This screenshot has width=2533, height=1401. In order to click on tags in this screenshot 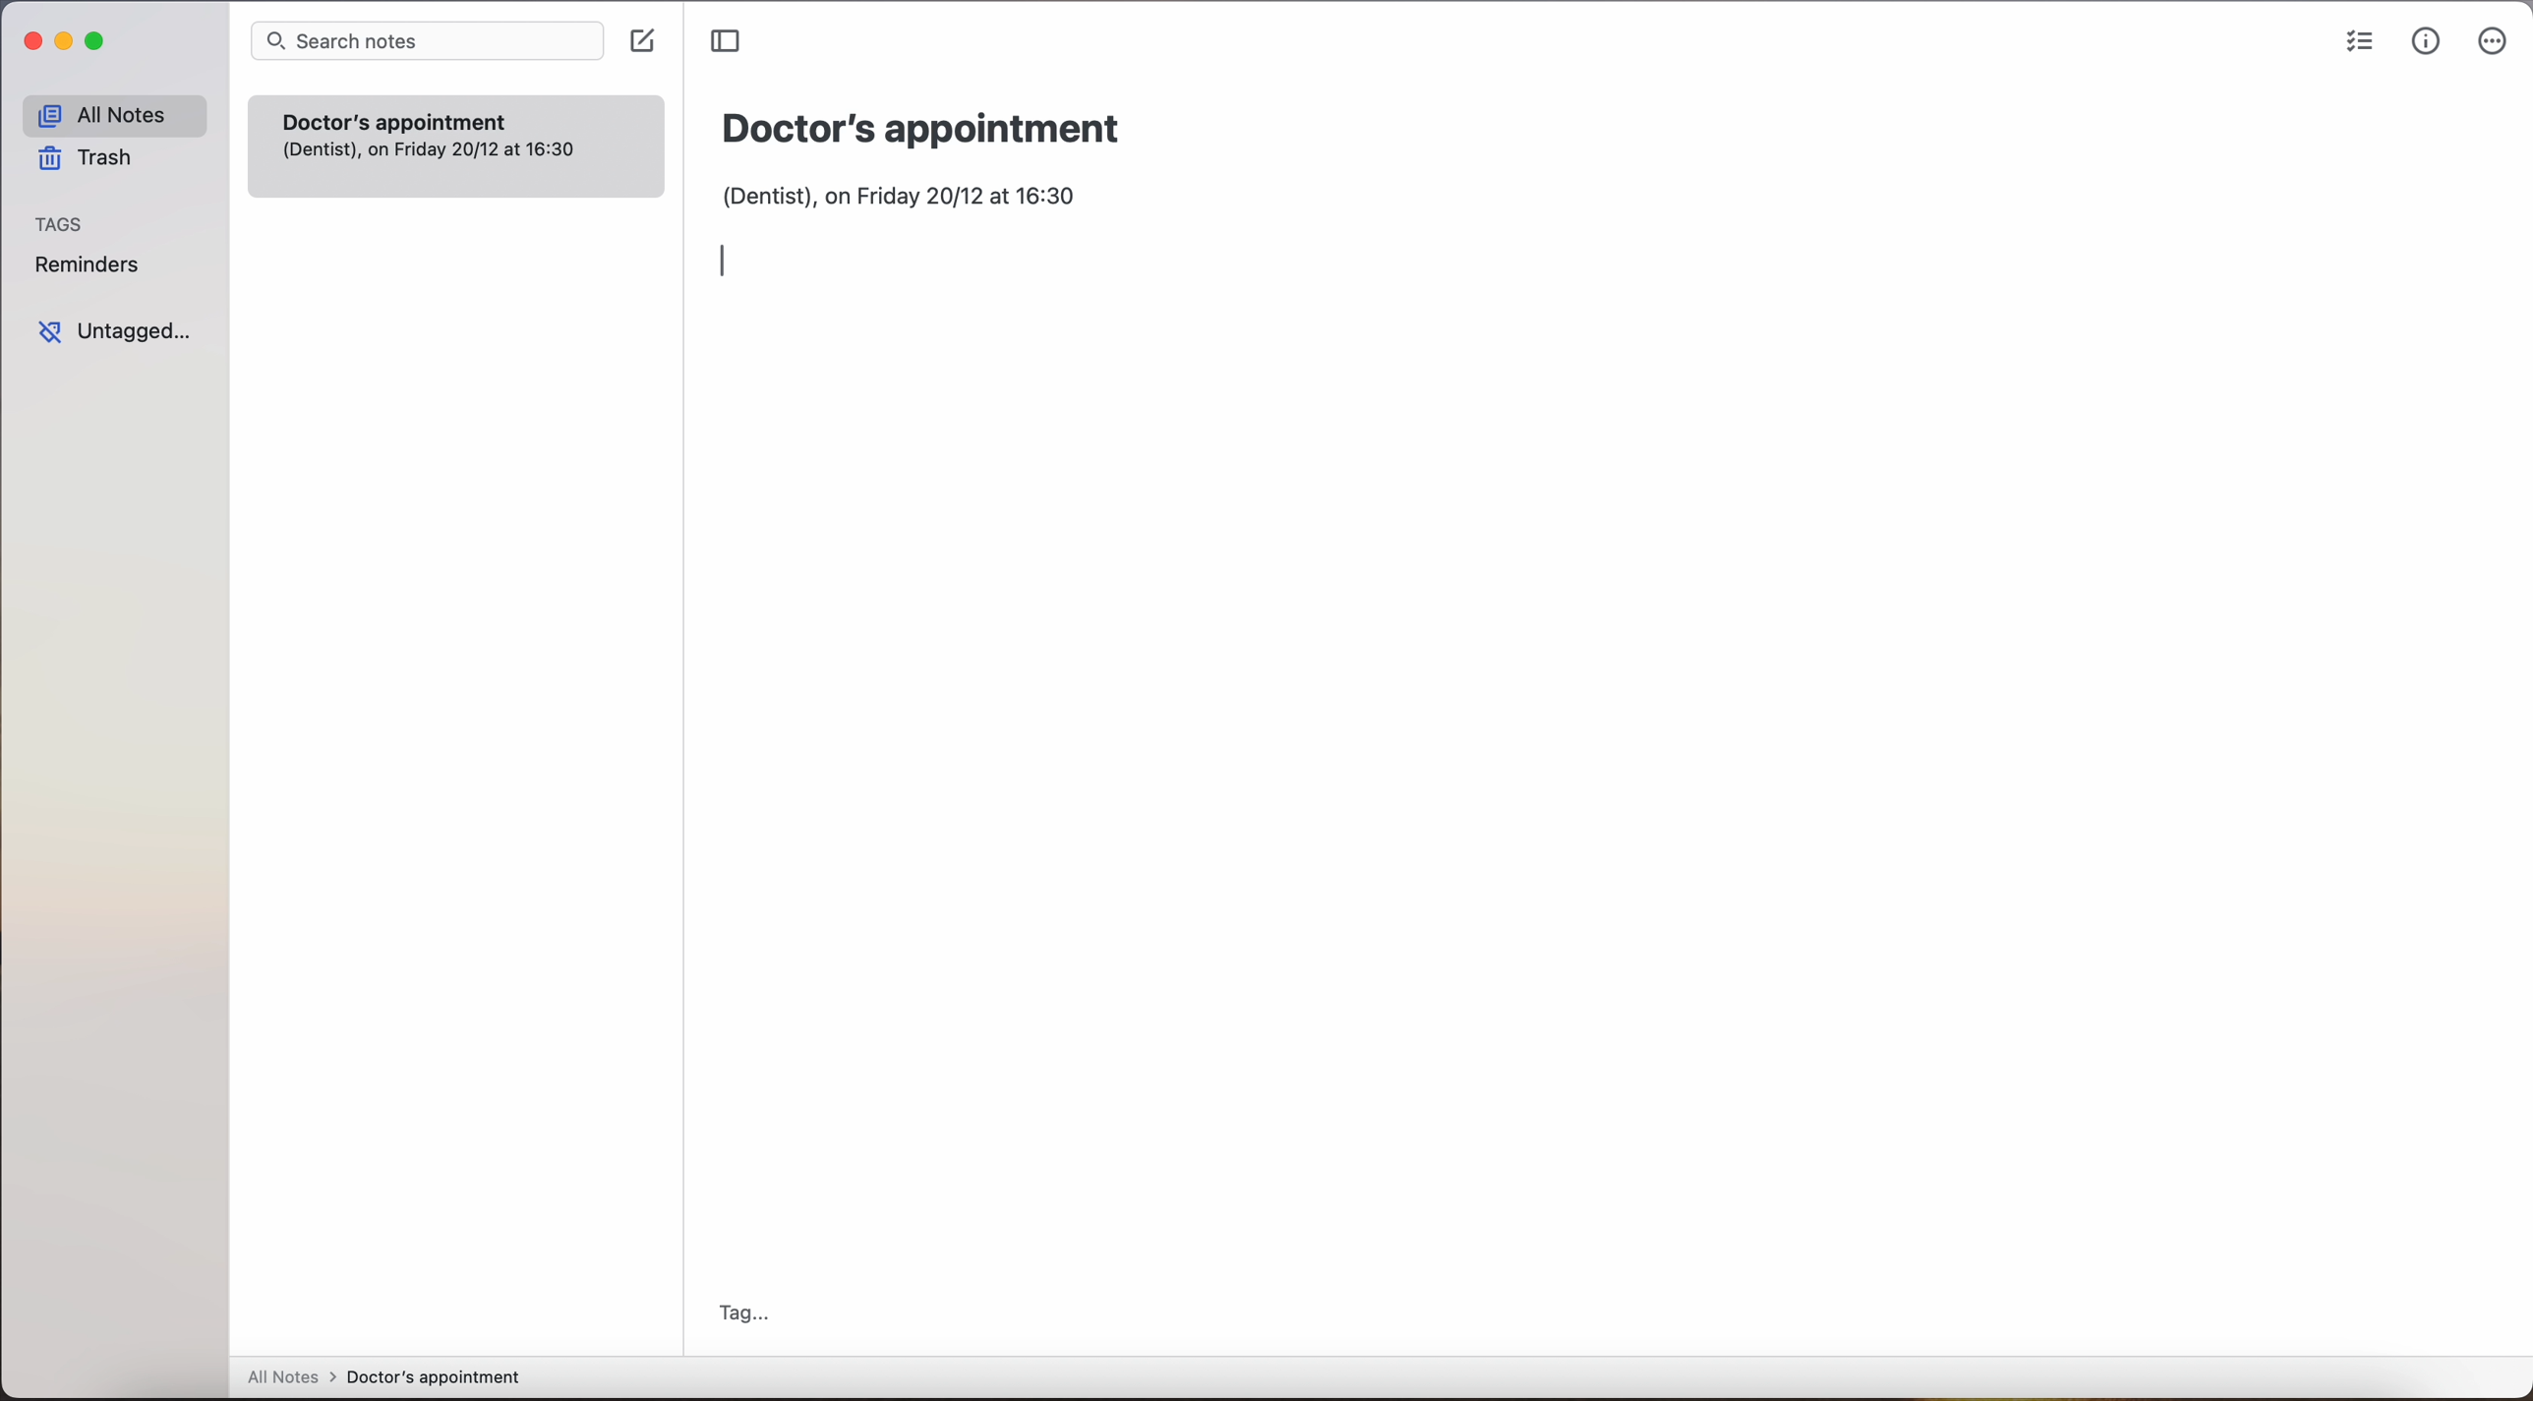, I will do `click(60, 224)`.